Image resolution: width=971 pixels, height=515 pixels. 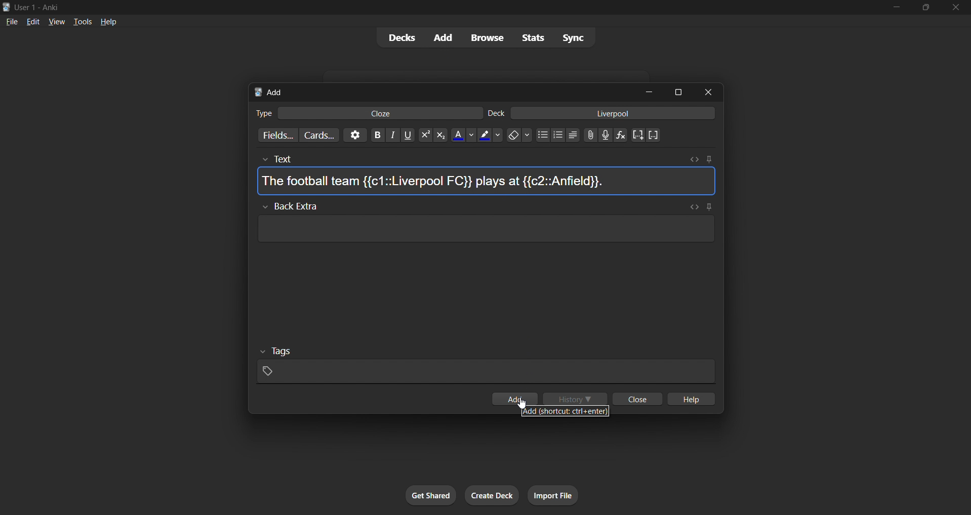 I want to click on minimize, so click(x=898, y=8).